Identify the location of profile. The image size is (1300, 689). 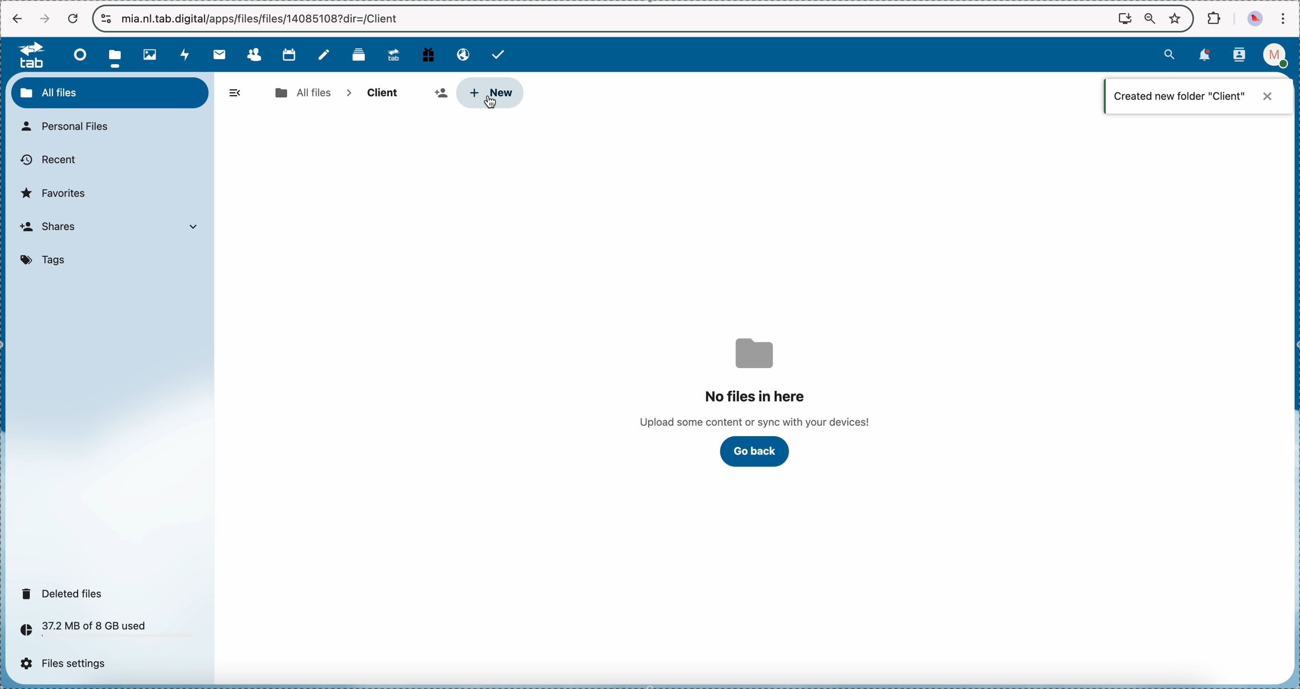
(1278, 55).